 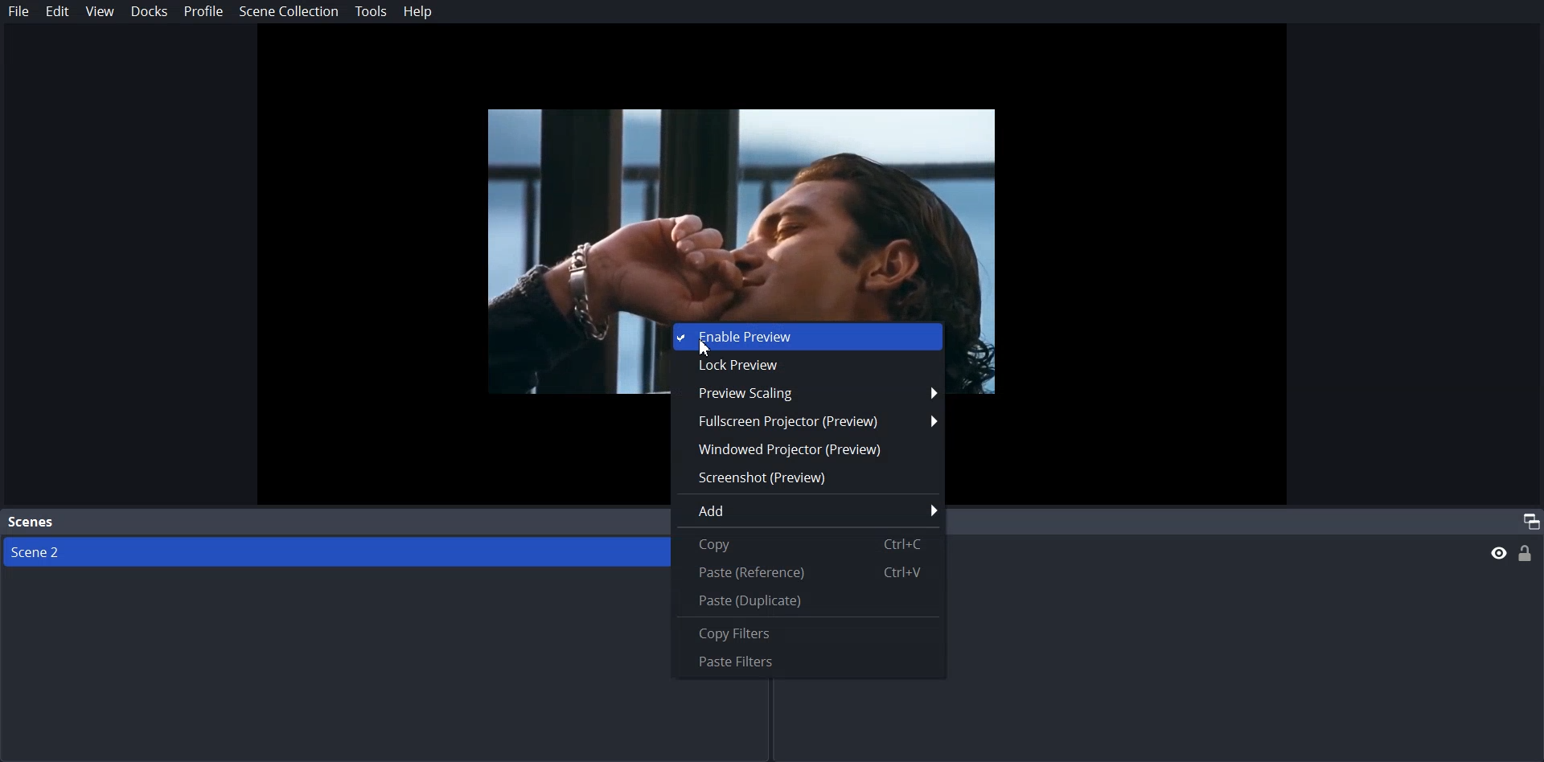 What do you see at coordinates (704, 350) in the screenshot?
I see `cursor` at bounding box center [704, 350].